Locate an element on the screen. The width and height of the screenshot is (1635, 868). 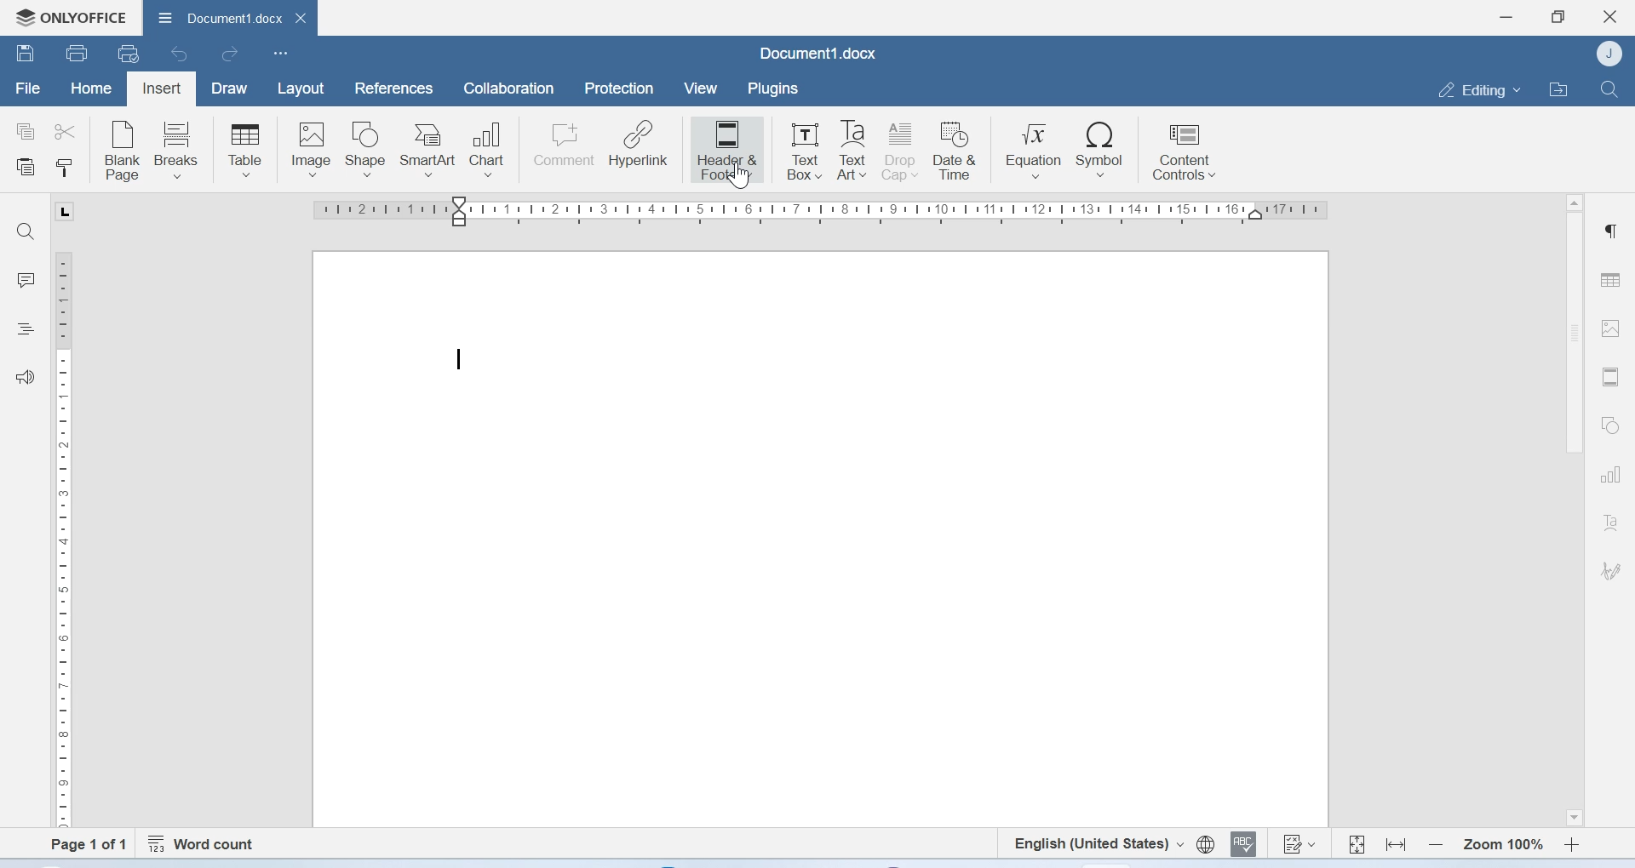
plugins is located at coordinates (780, 89).